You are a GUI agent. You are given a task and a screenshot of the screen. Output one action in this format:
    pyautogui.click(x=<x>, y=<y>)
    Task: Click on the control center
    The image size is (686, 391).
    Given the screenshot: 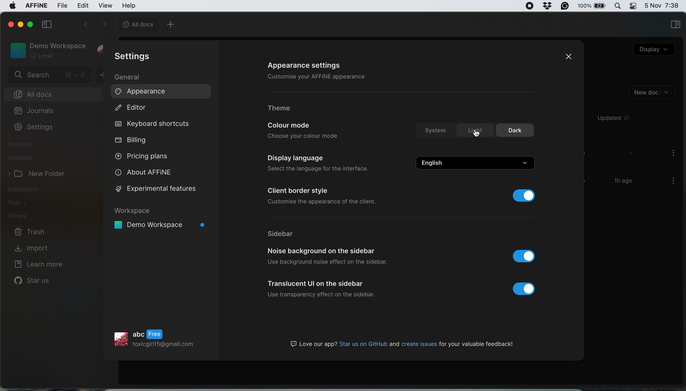 What is the action you would take?
    pyautogui.click(x=633, y=6)
    